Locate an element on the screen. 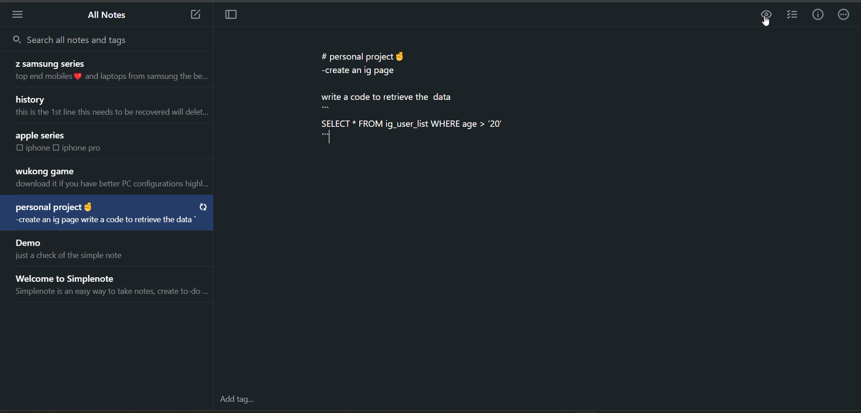 The image size is (861, 413). note title  and preview is located at coordinates (93, 142).